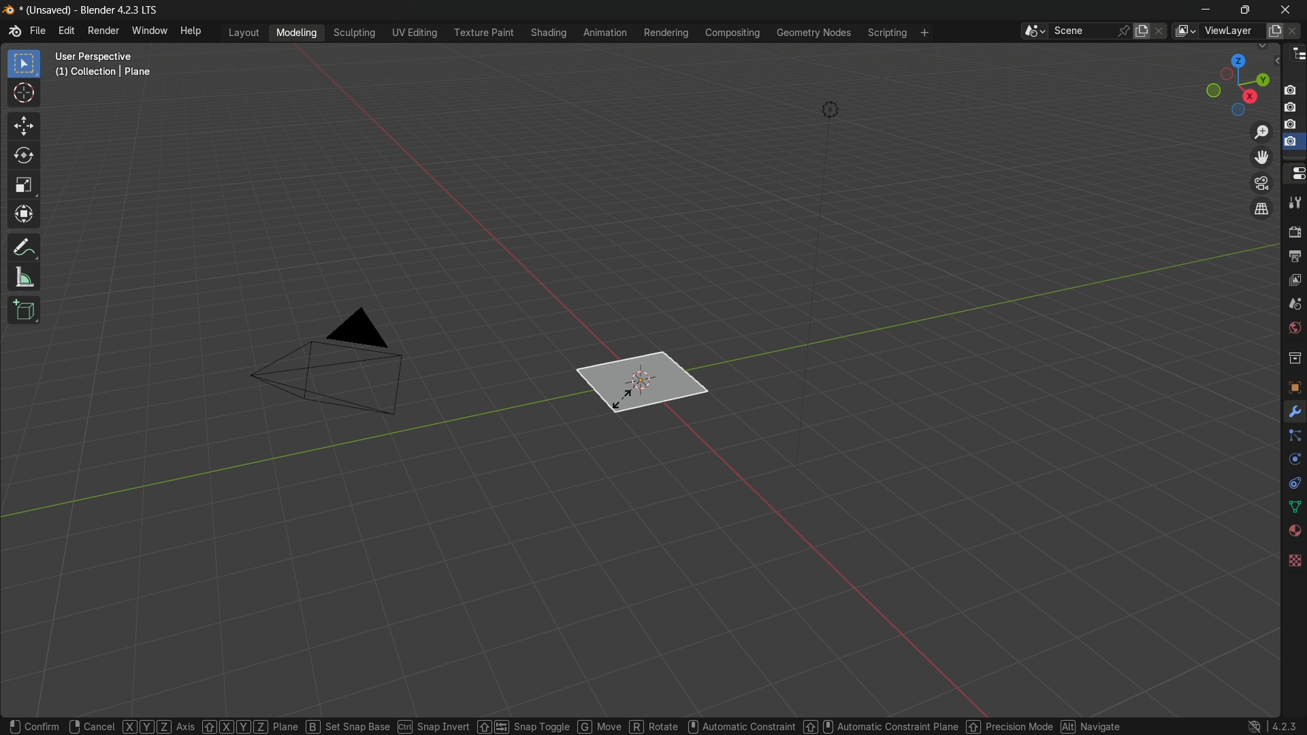 This screenshot has height=735, width=1307. What do you see at coordinates (1292, 144) in the screenshot?
I see `selected capture` at bounding box center [1292, 144].